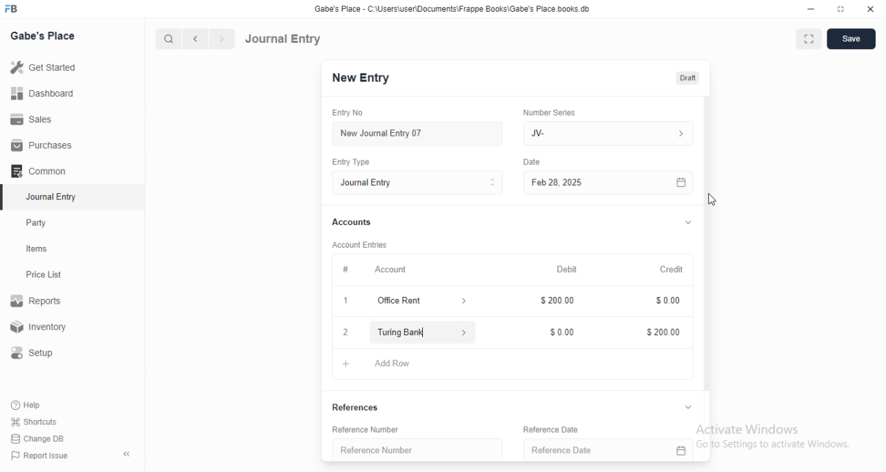 This screenshot has height=472, width=886. I want to click on reference date, so click(557, 450).